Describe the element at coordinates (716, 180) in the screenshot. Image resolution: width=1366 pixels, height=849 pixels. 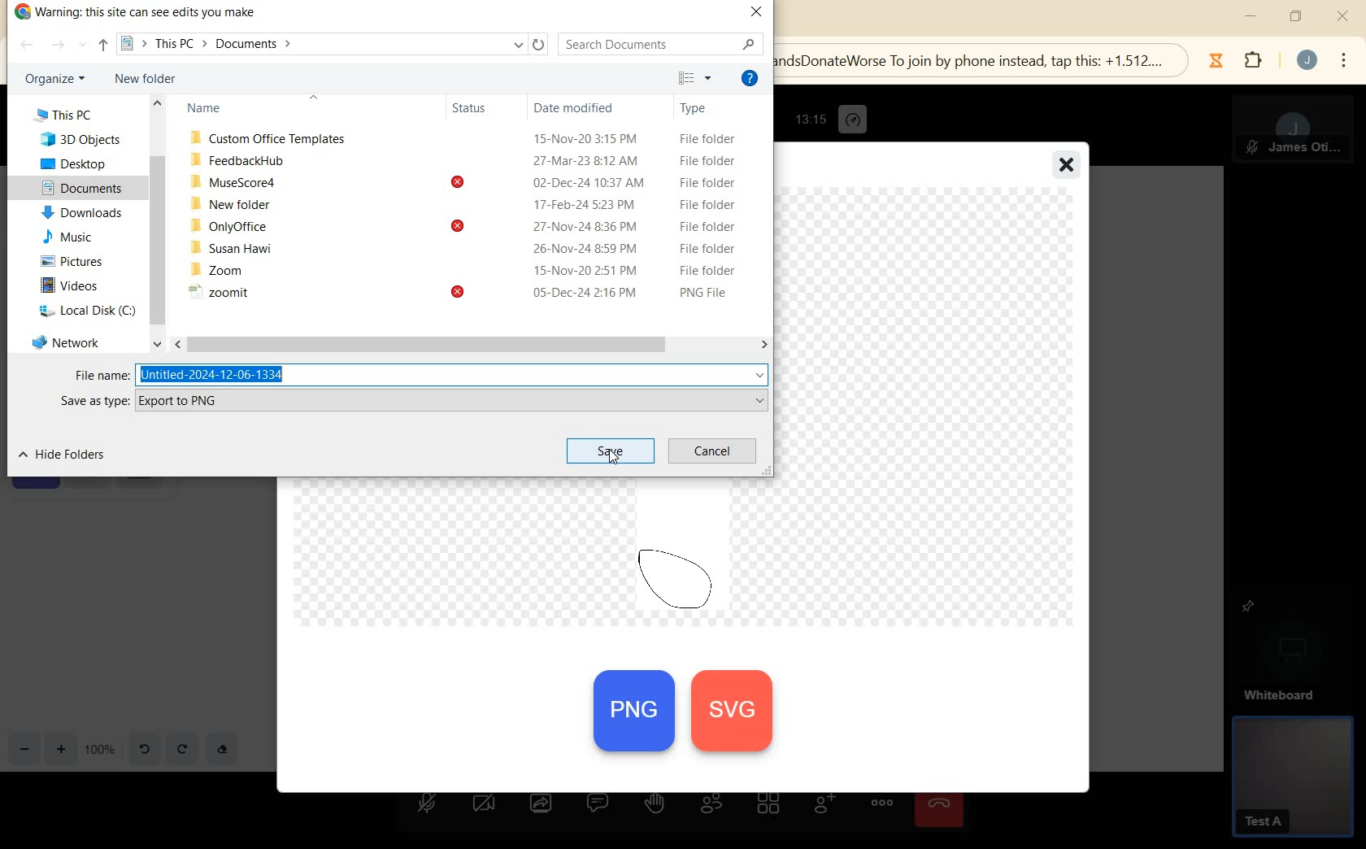
I see `File folder` at that location.